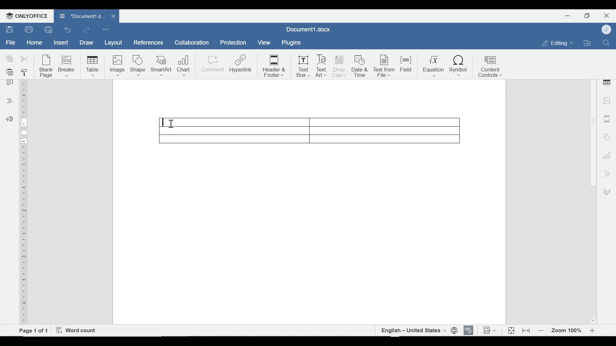 The width and height of the screenshot is (616, 346). Describe the element at coordinates (510, 331) in the screenshot. I see `Fit to Page` at that location.